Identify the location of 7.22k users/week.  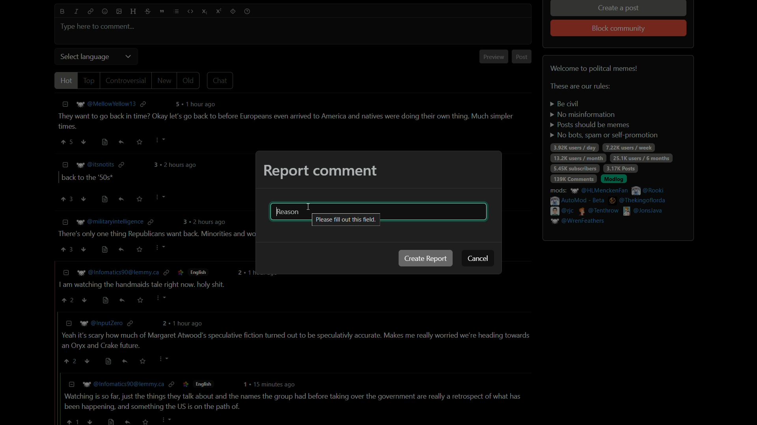
(628, 148).